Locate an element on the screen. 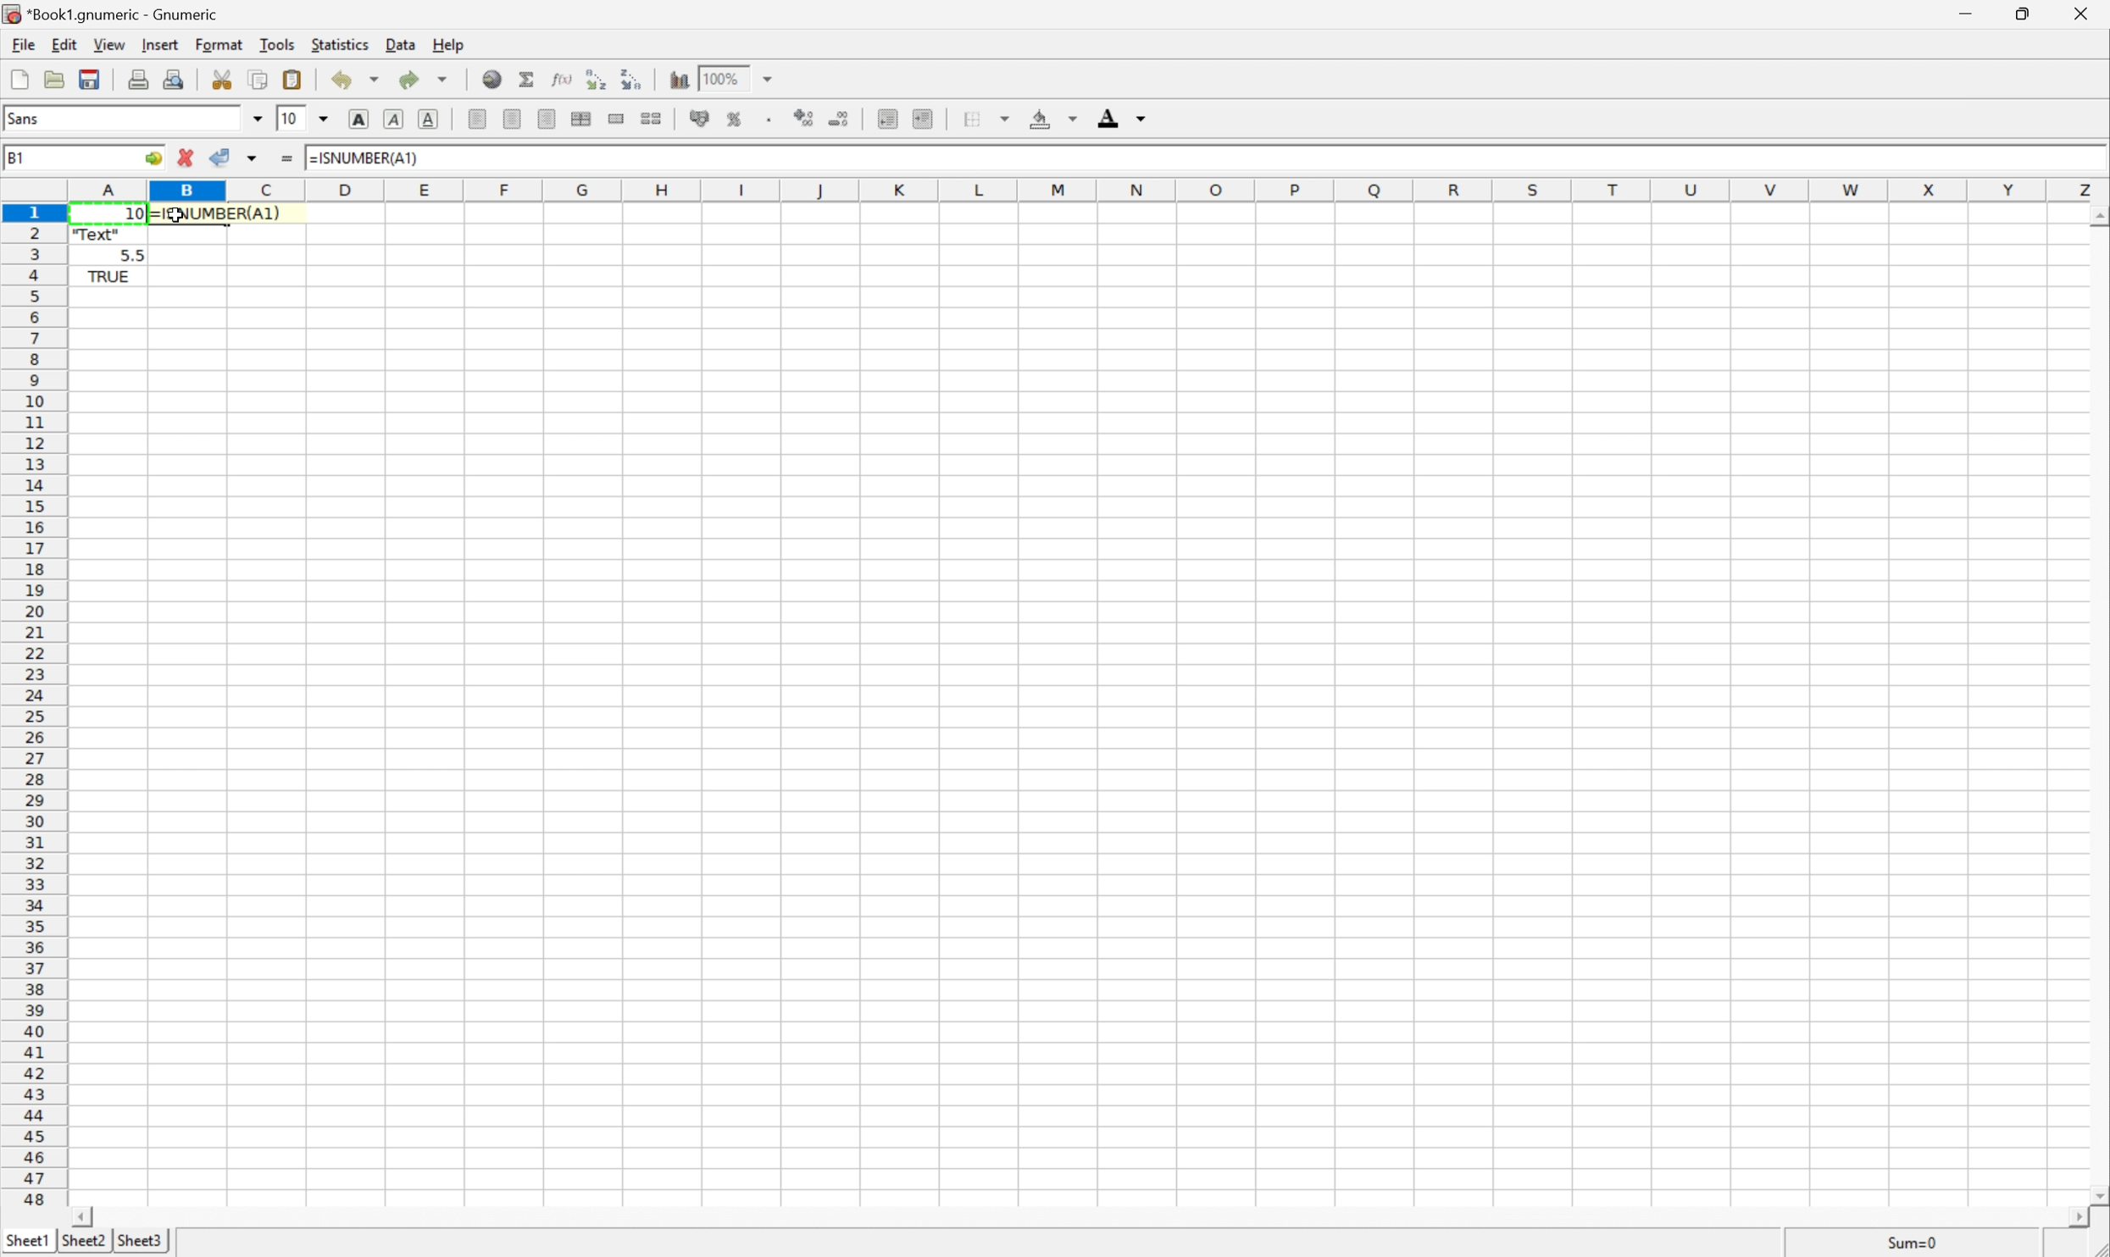 Image resolution: width=2110 pixels, height=1257 pixels. =ISNUMBER(A1) is located at coordinates (220, 212).